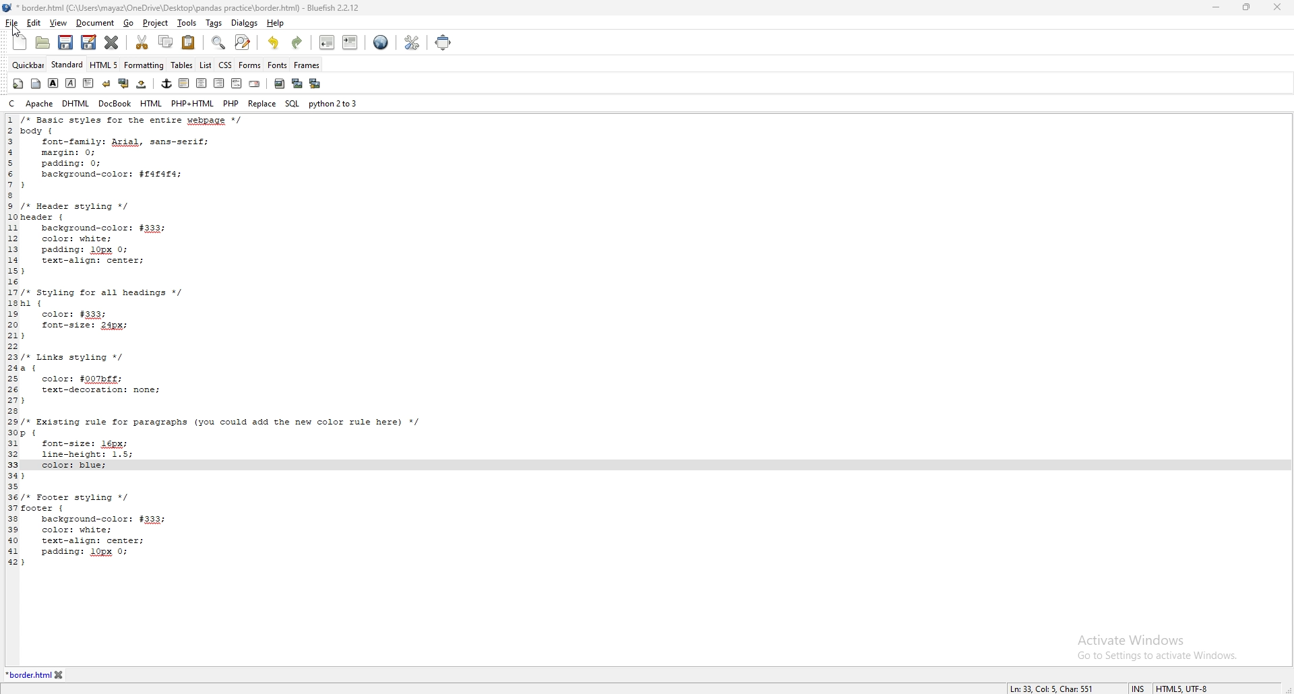 This screenshot has height=694, width=1294. What do you see at coordinates (244, 42) in the screenshot?
I see `advanced find and replace` at bounding box center [244, 42].